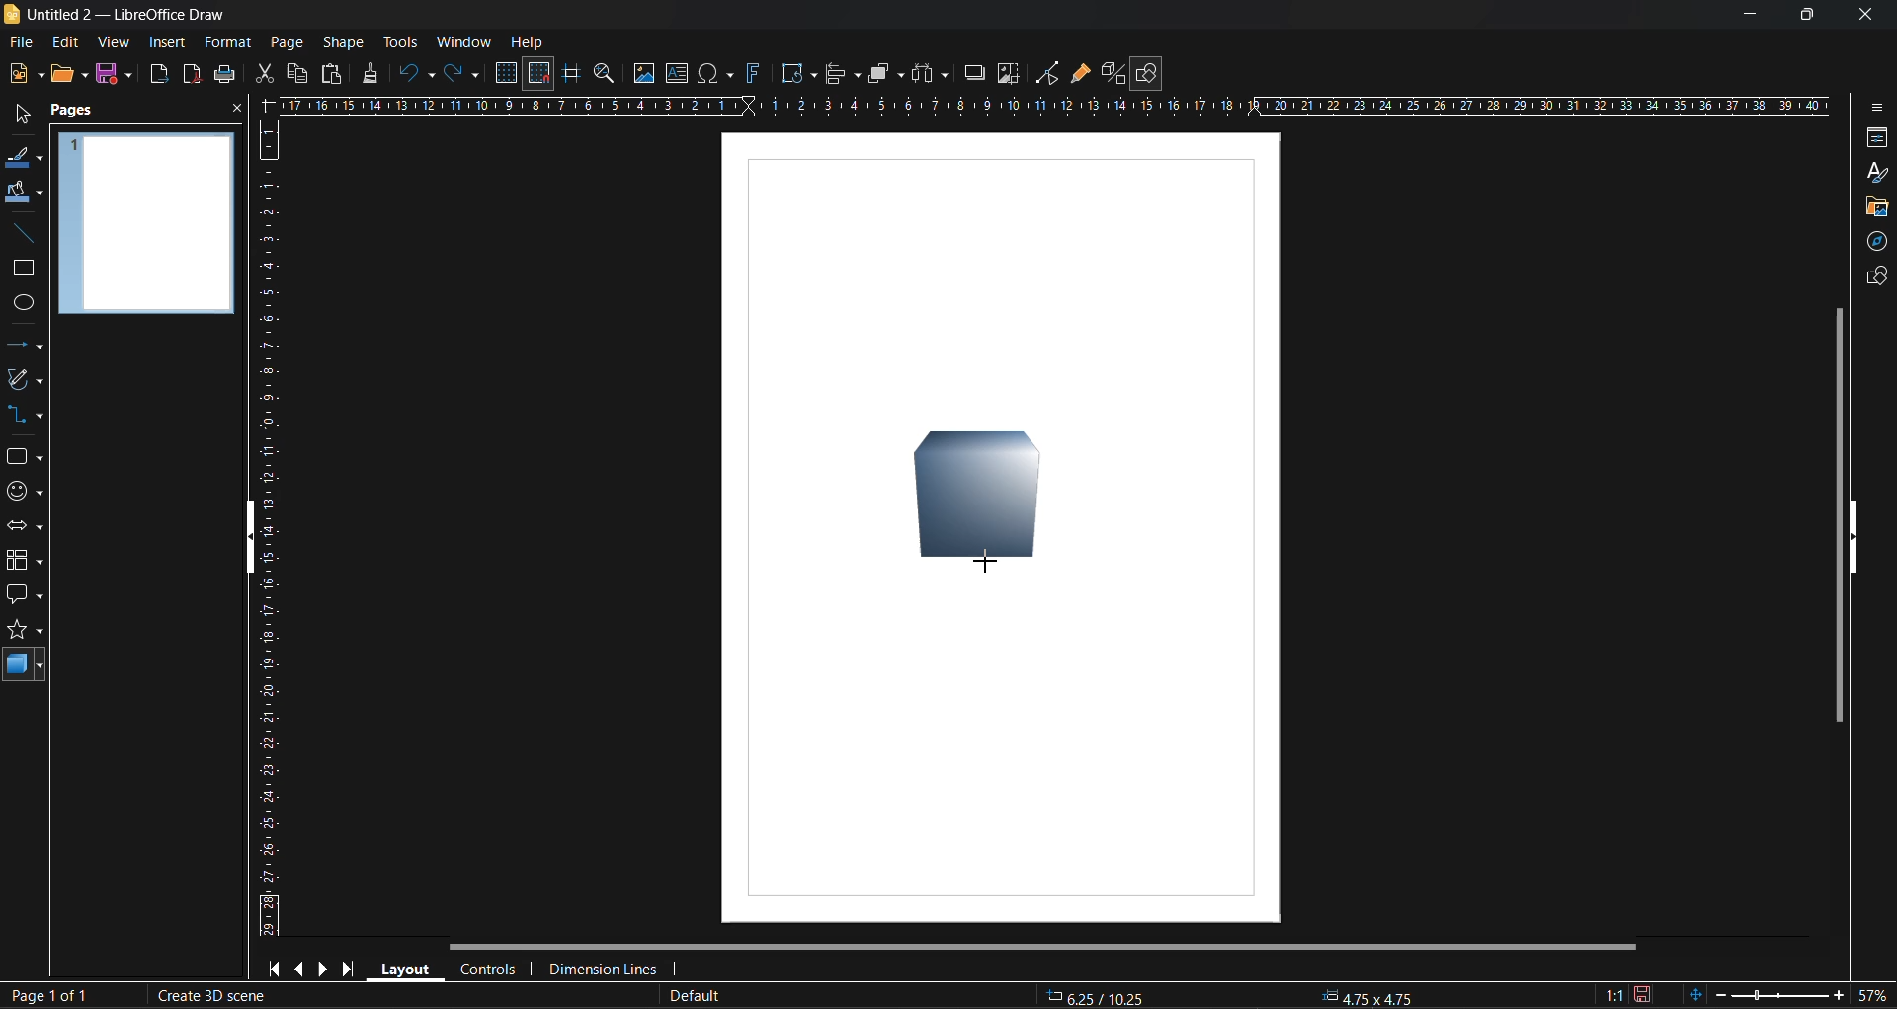 The image size is (1897, 1009). I want to click on window, so click(463, 41).